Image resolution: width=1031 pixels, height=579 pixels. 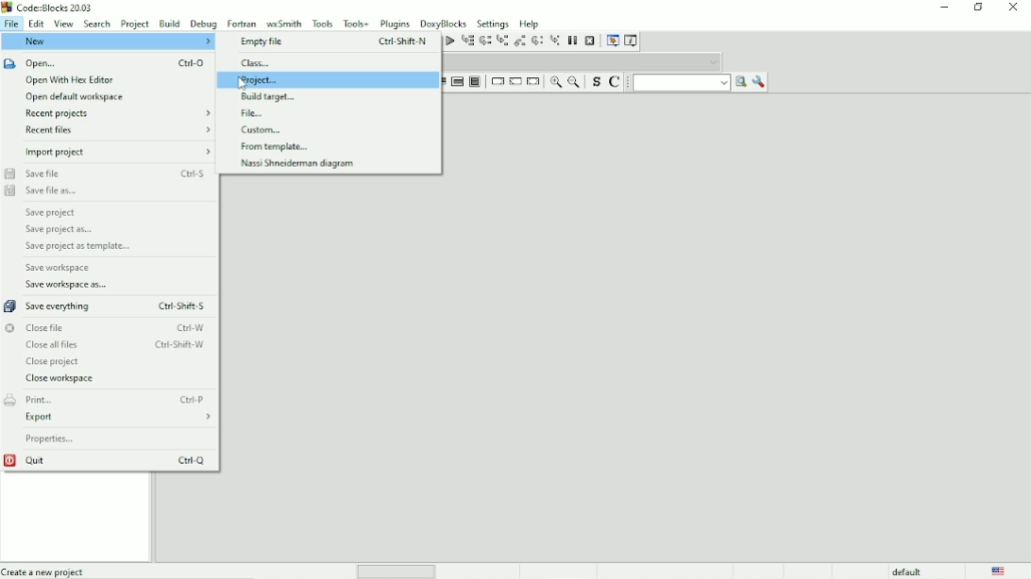 I want to click on Step into, so click(x=501, y=41).